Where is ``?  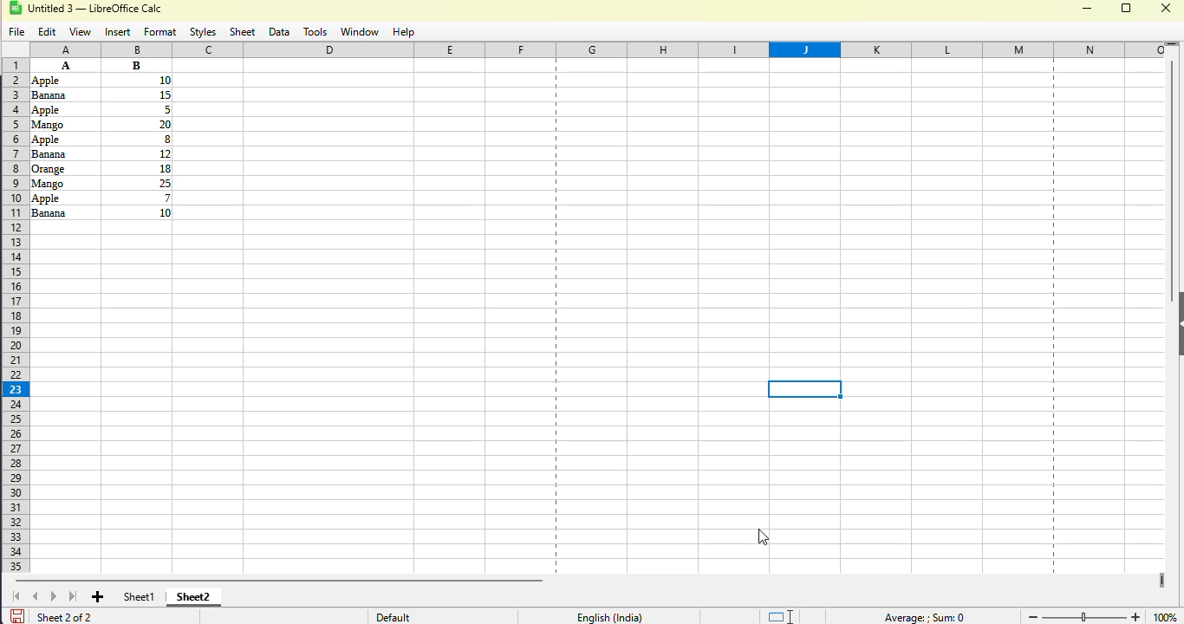
 is located at coordinates (138, 183).